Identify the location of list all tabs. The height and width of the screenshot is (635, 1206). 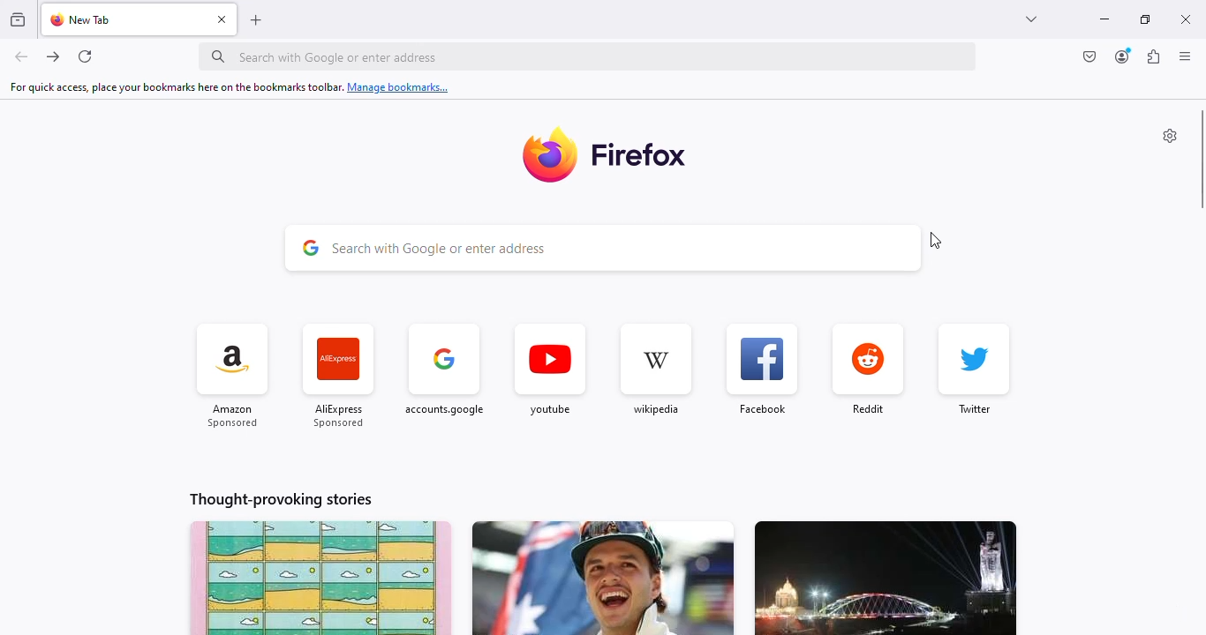
(1033, 19).